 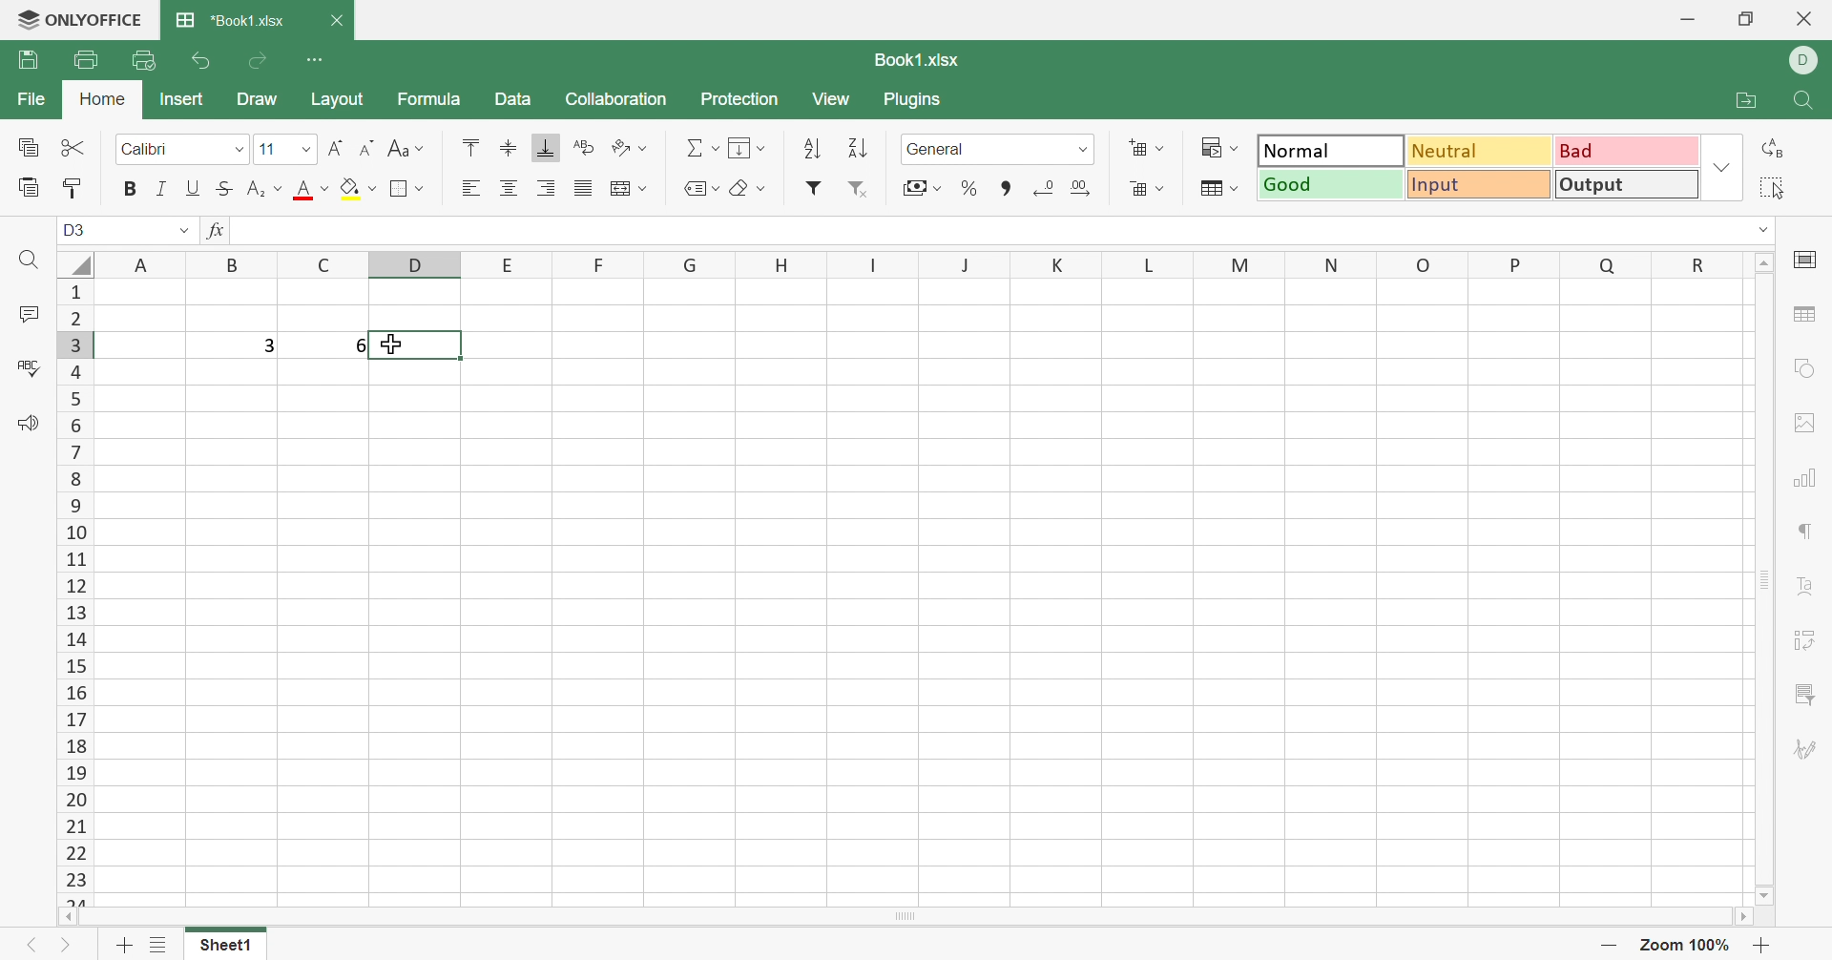 What do you see at coordinates (1762, 944) in the screenshot?
I see `Zoom in` at bounding box center [1762, 944].